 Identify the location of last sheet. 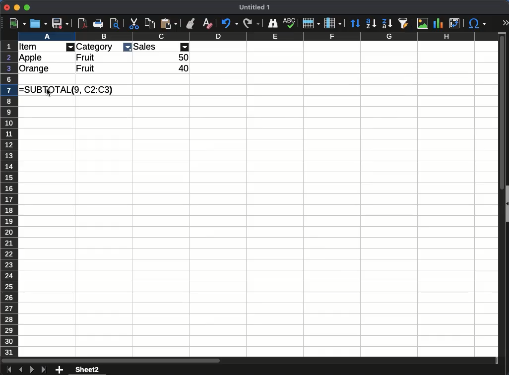
(44, 370).